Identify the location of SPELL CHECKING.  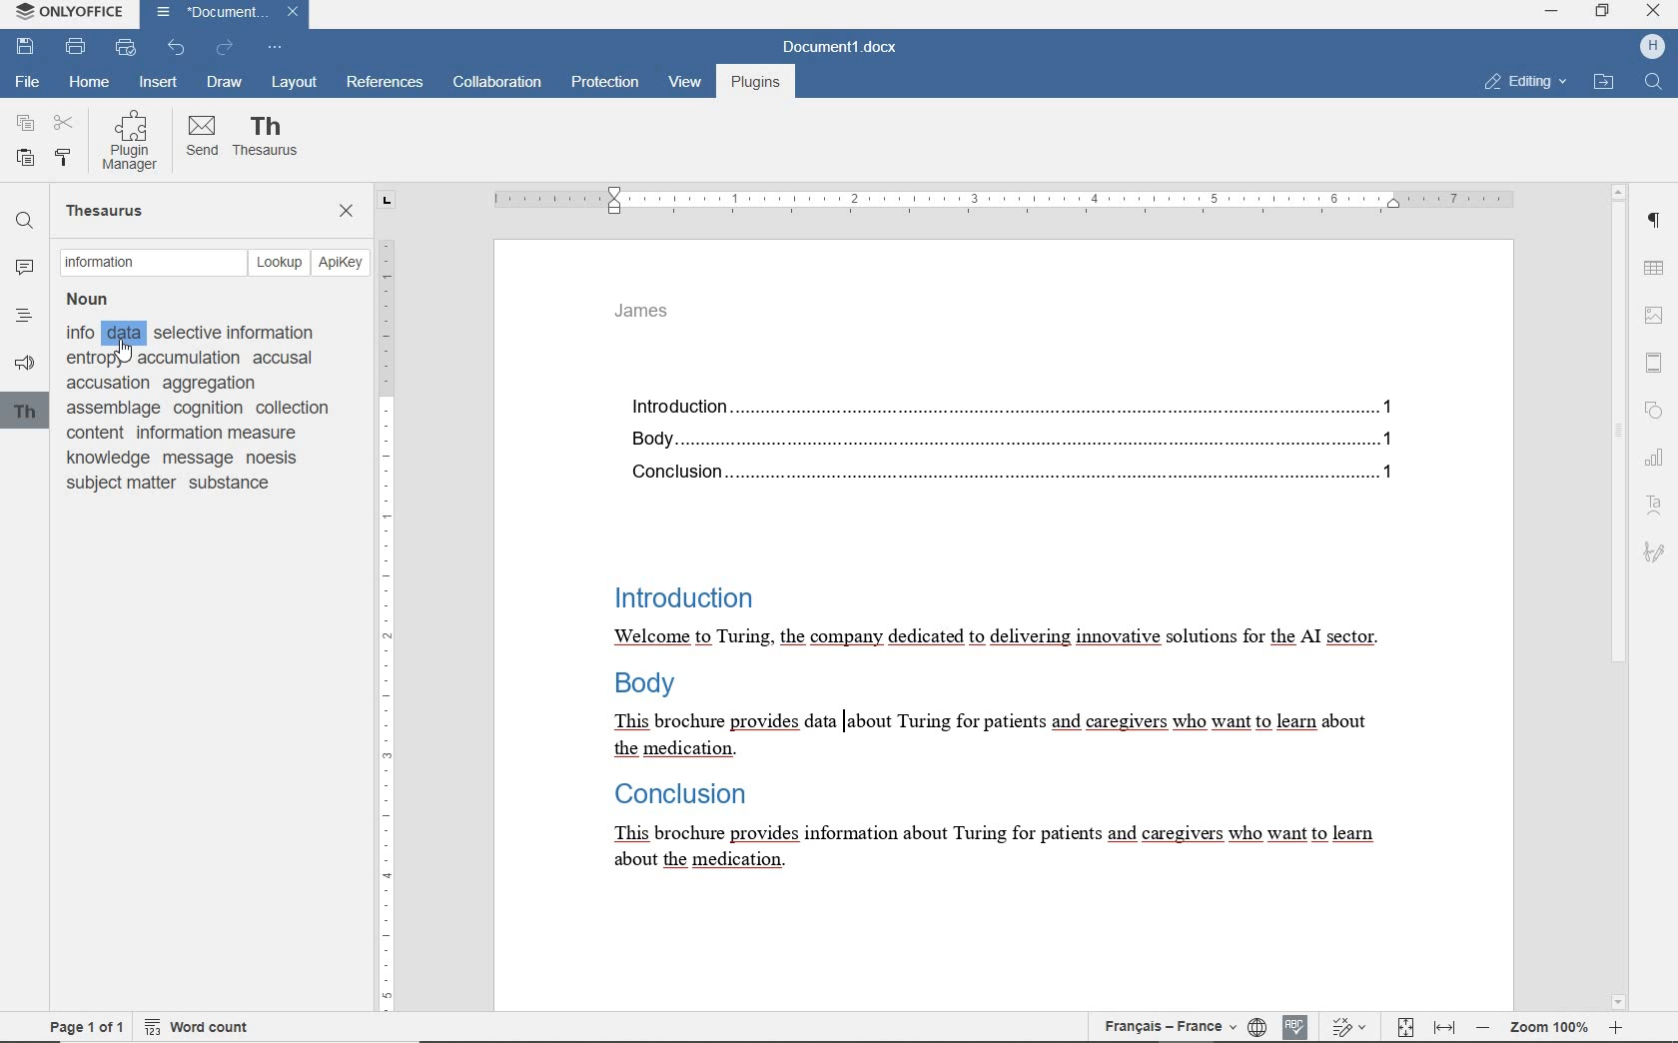
(1294, 1027).